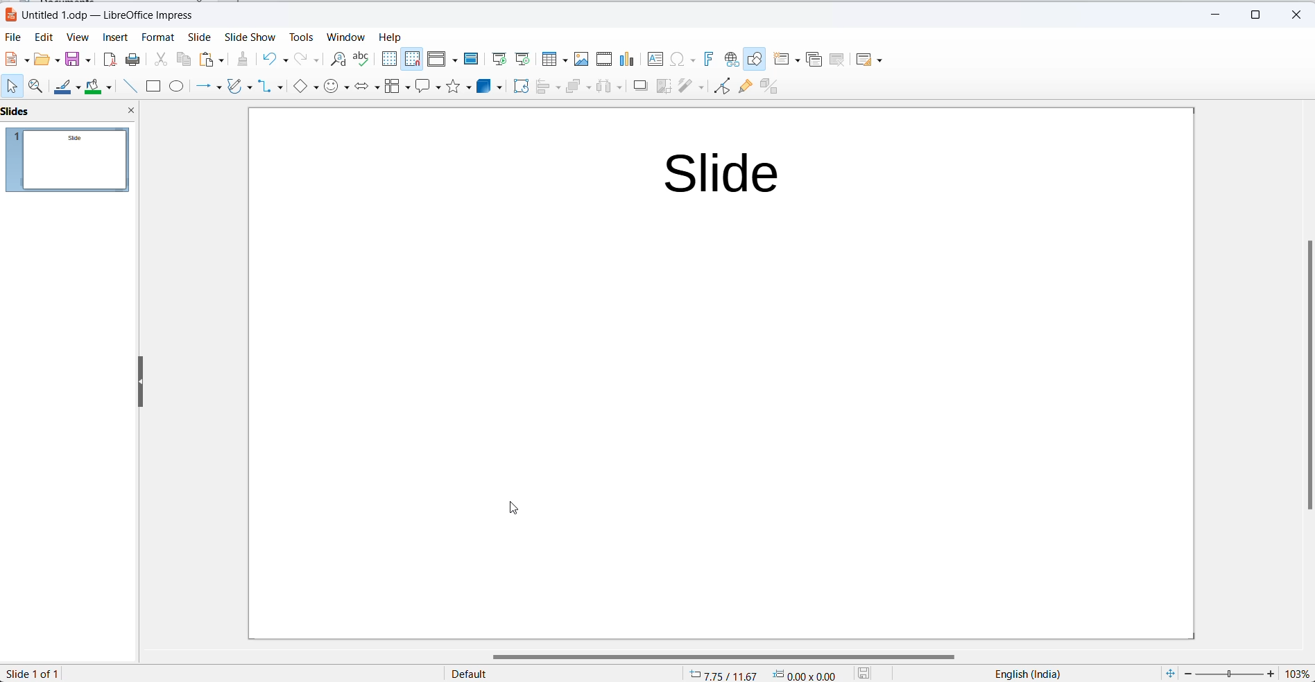  I want to click on select, so click(9, 87).